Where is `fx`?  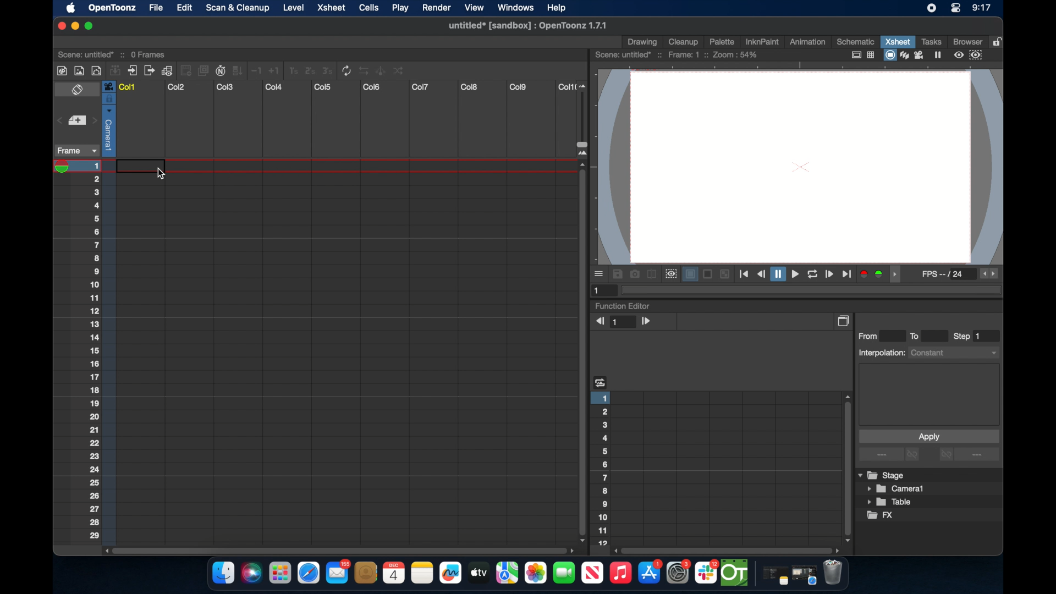
fx is located at coordinates (881, 515).